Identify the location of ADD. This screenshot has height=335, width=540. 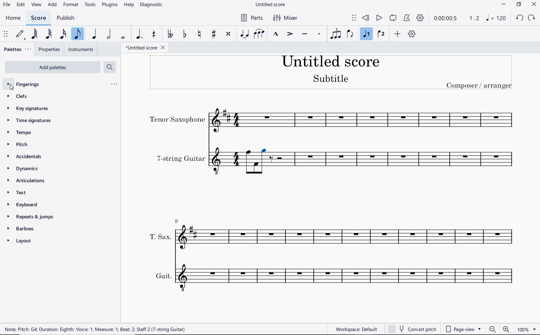
(397, 34).